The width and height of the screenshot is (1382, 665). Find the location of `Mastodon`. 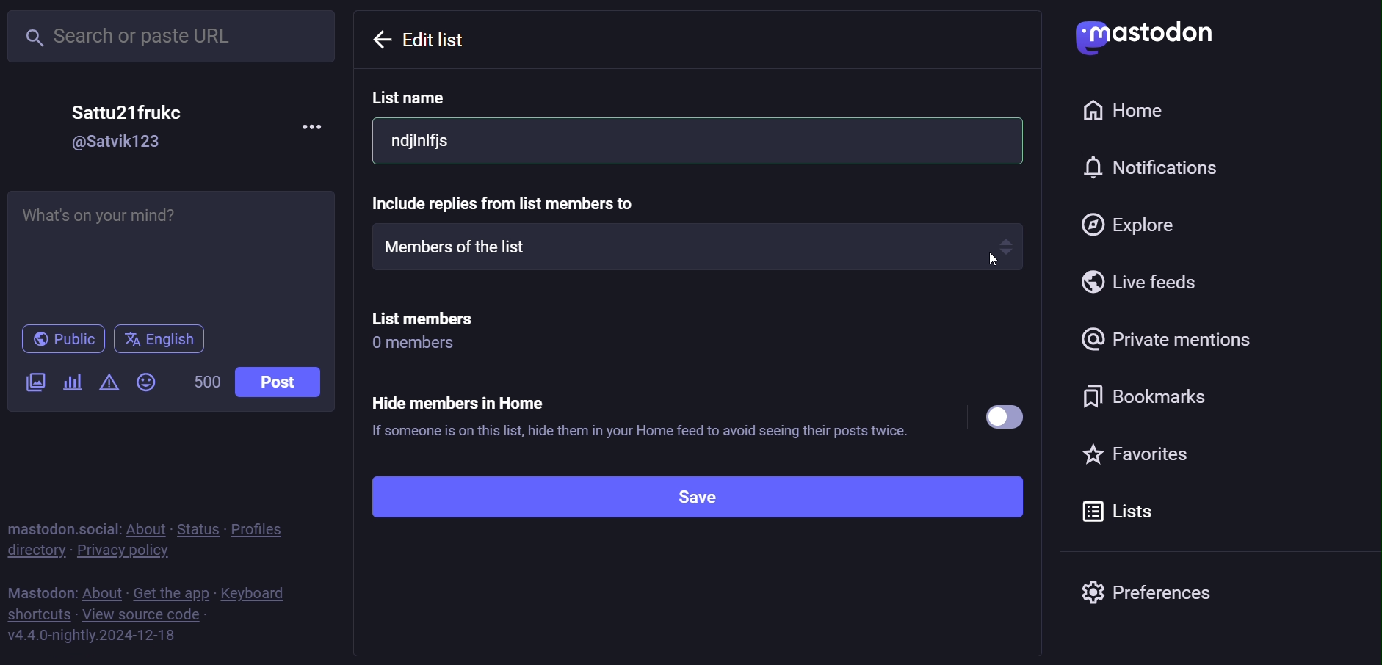

Mastodon is located at coordinates (1150, 34).